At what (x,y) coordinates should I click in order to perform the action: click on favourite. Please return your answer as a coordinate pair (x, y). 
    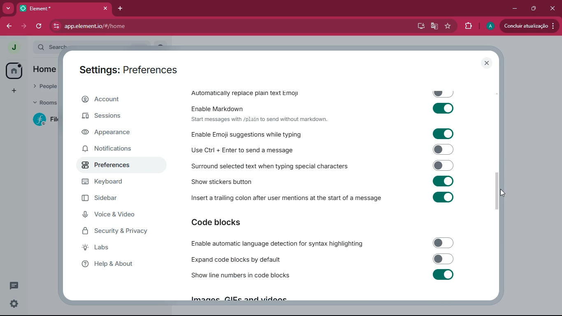
    Looking at the image, I should click on (448, 26).